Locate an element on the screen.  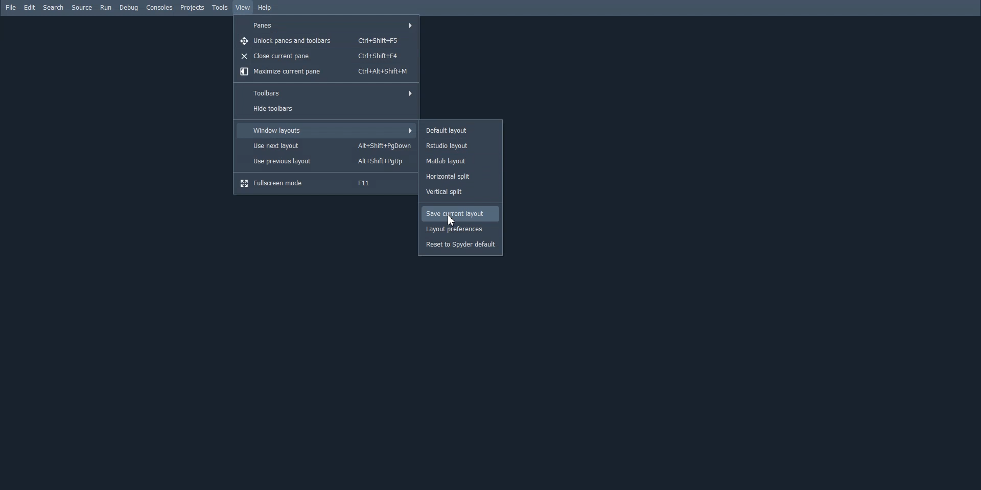
Matlab layout is located at coordinates (459, 162).